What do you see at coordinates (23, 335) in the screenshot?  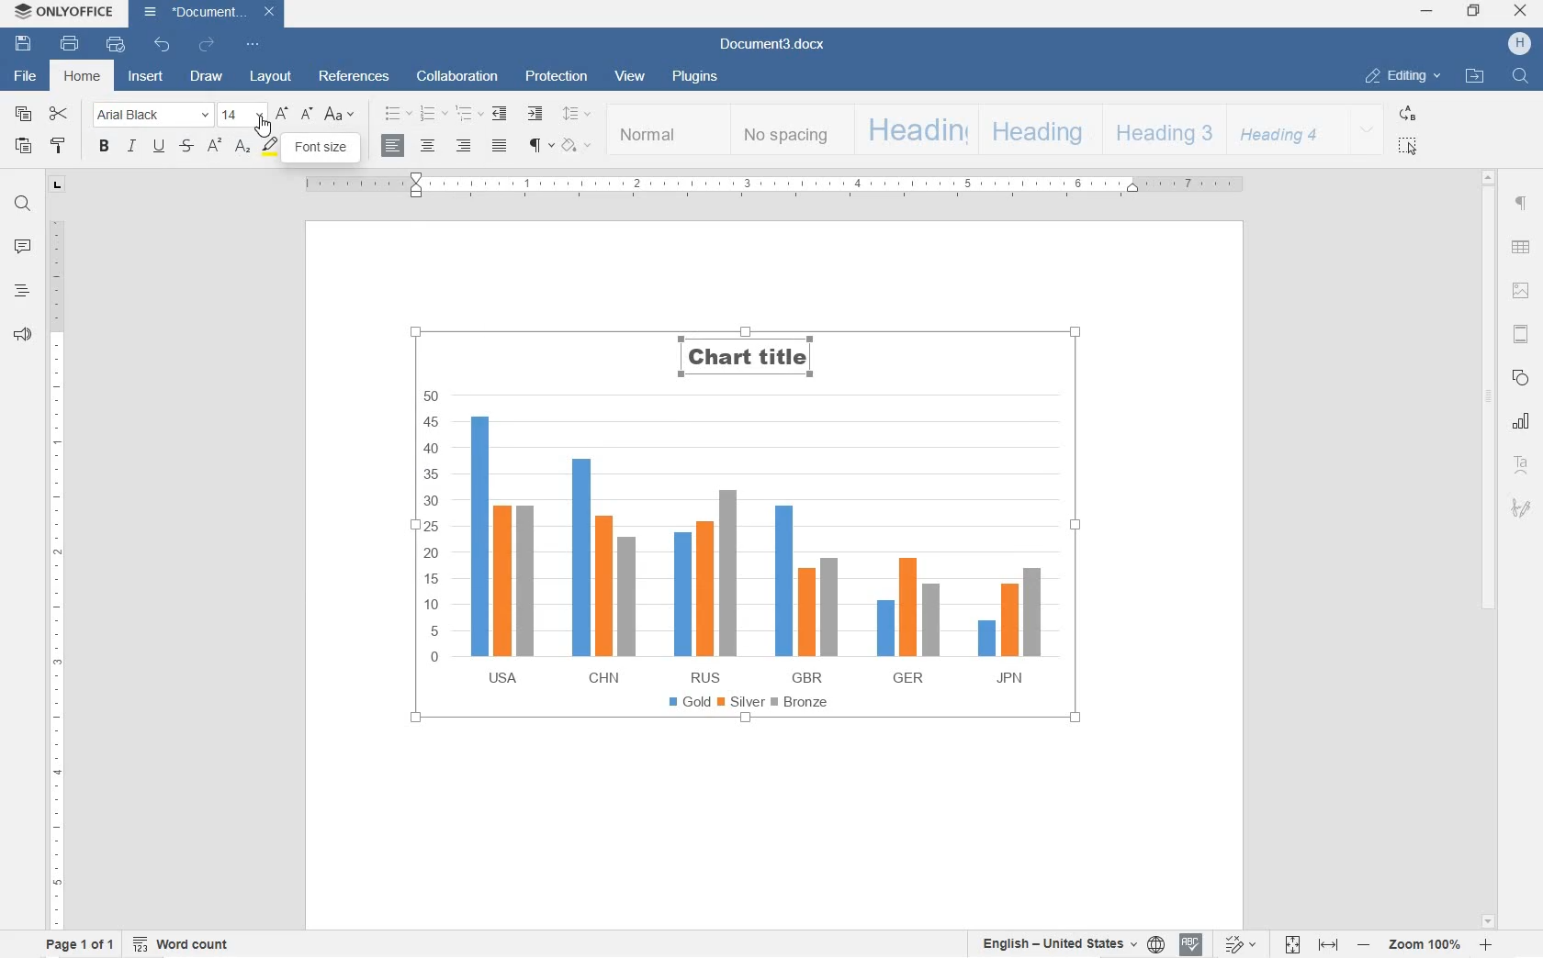 I see `FEEDBACK & SUPPORT` at bounding box center [23, 335].